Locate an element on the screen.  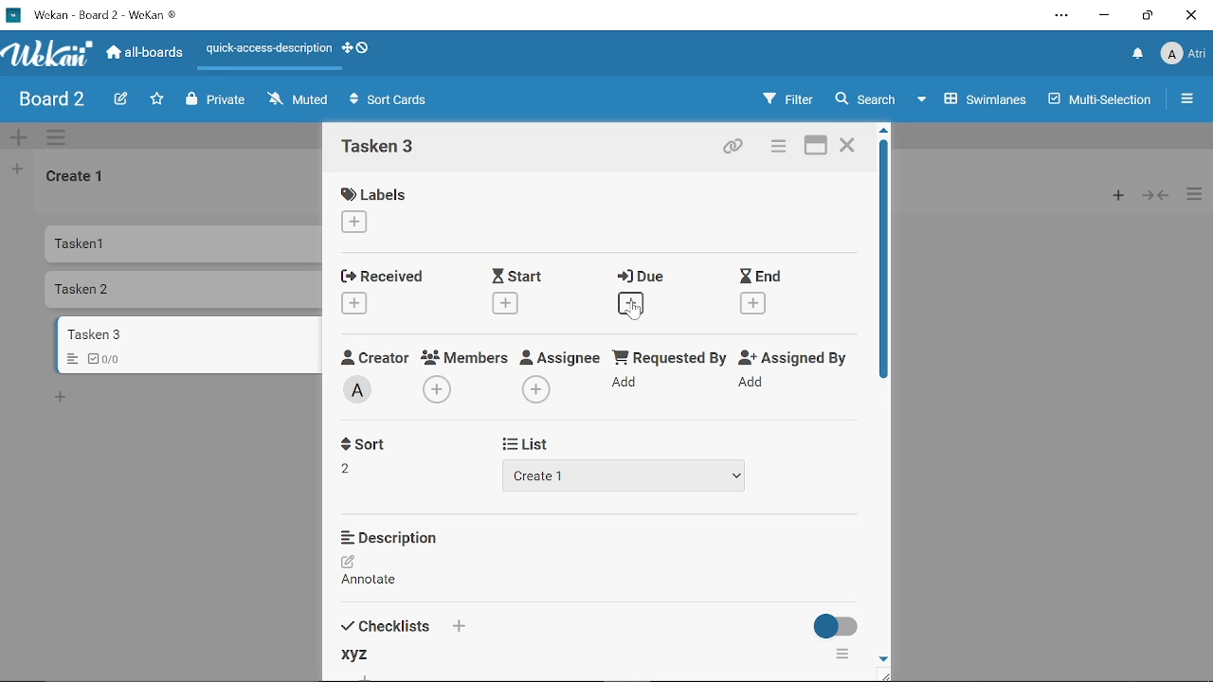
Multi-Selecttion is located at coordinates (1100, 100).